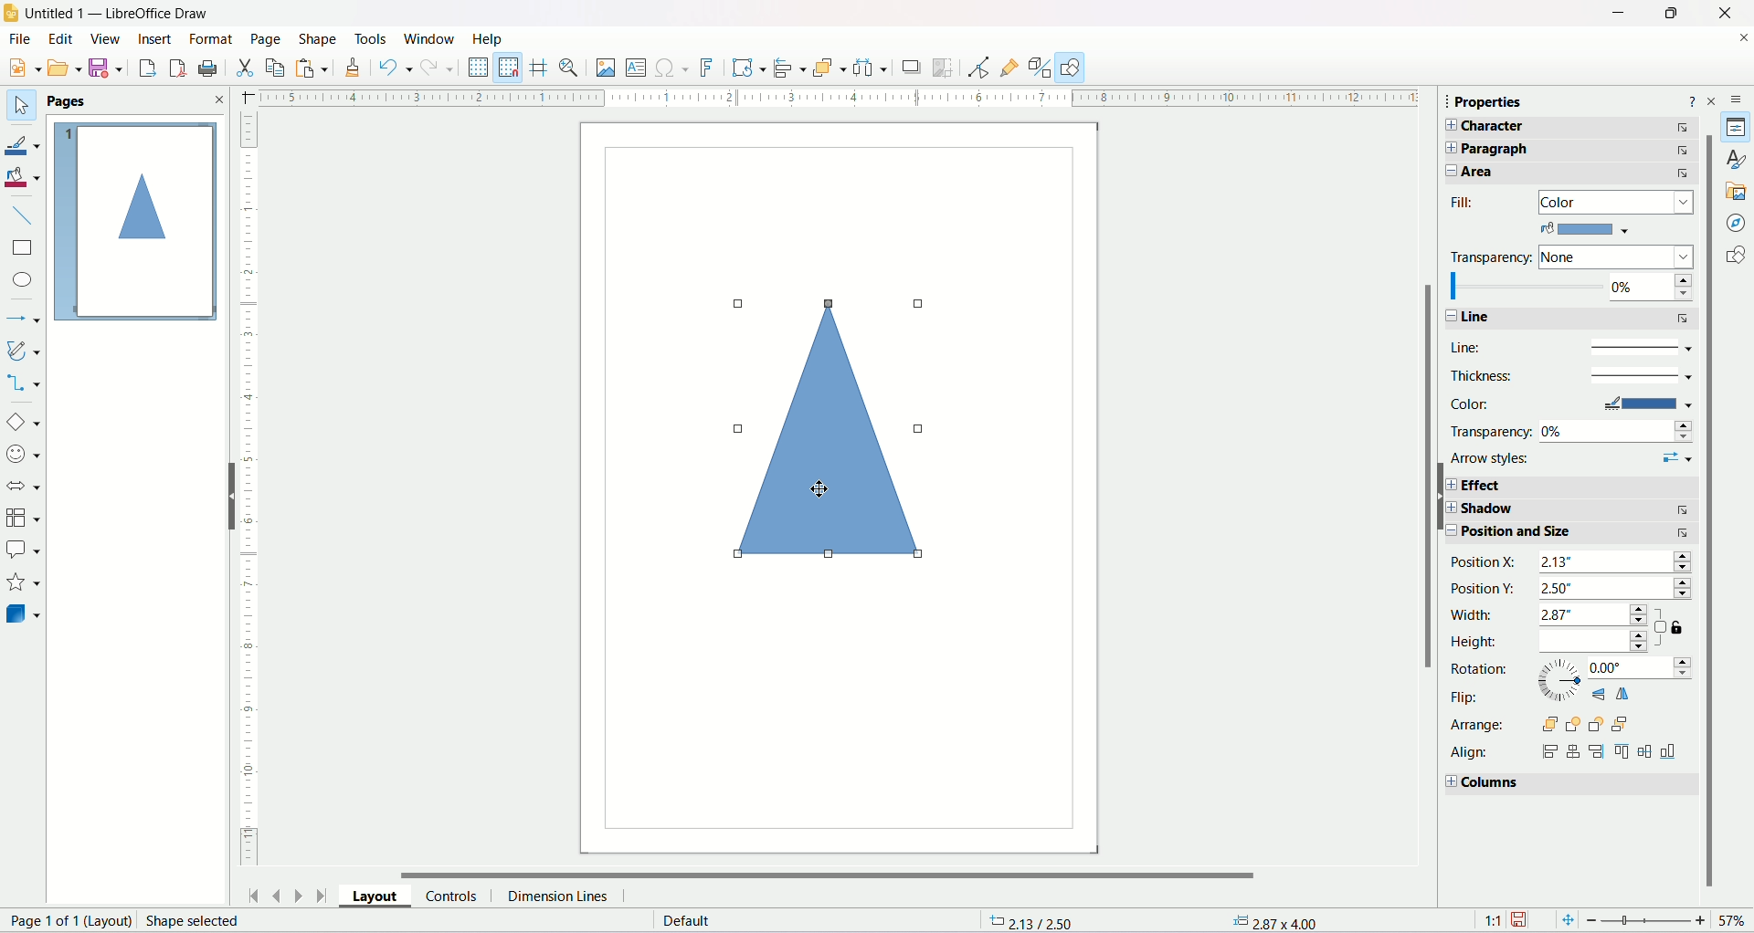  I want to click on position and size, so click(1578, 532).